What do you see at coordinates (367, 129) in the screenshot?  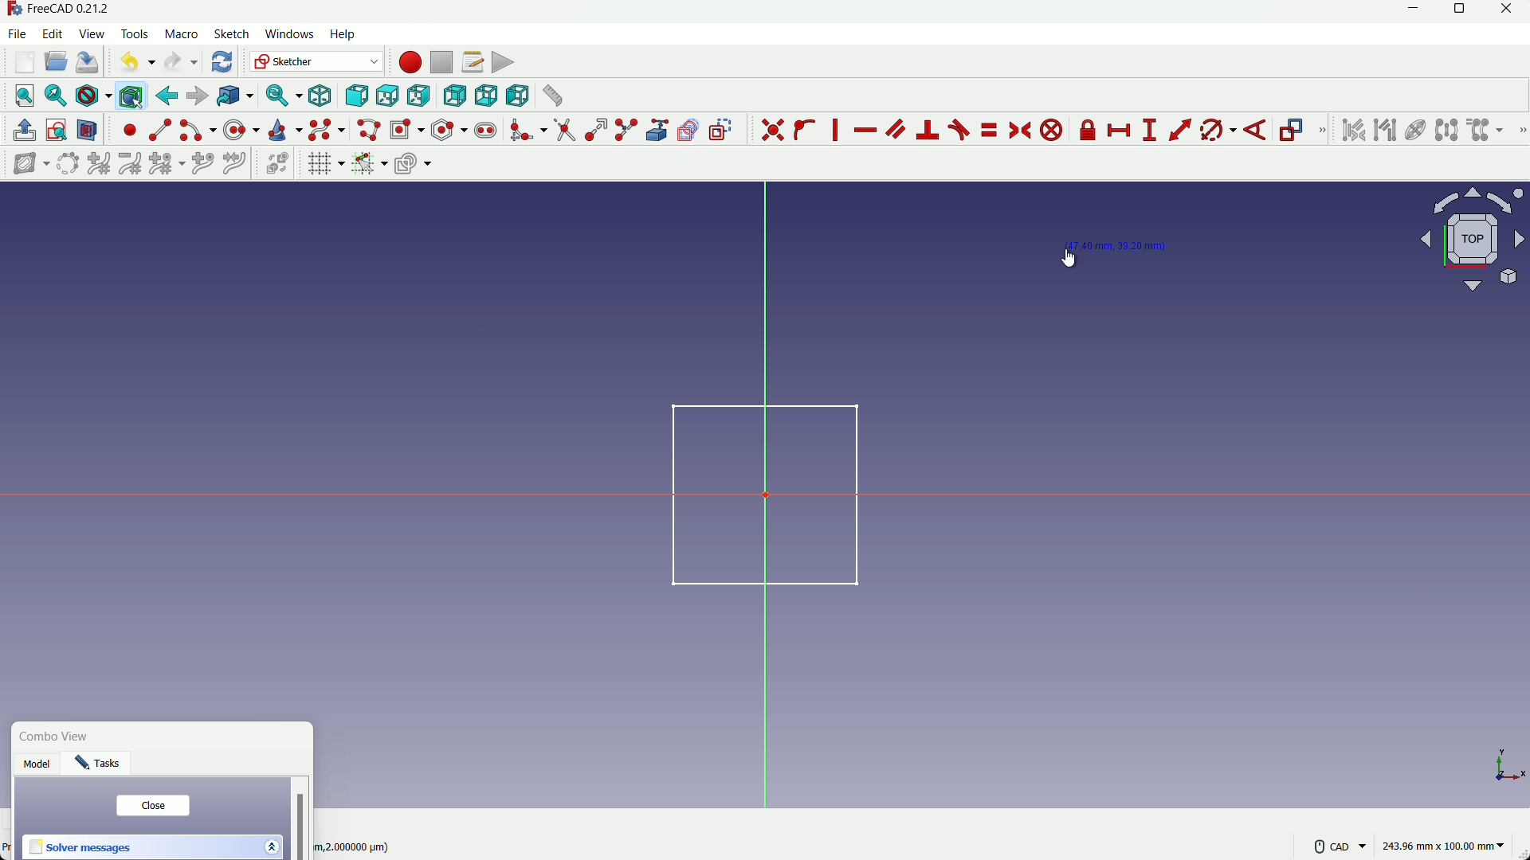 I see `create polyline` at bounding box center [367, 129].